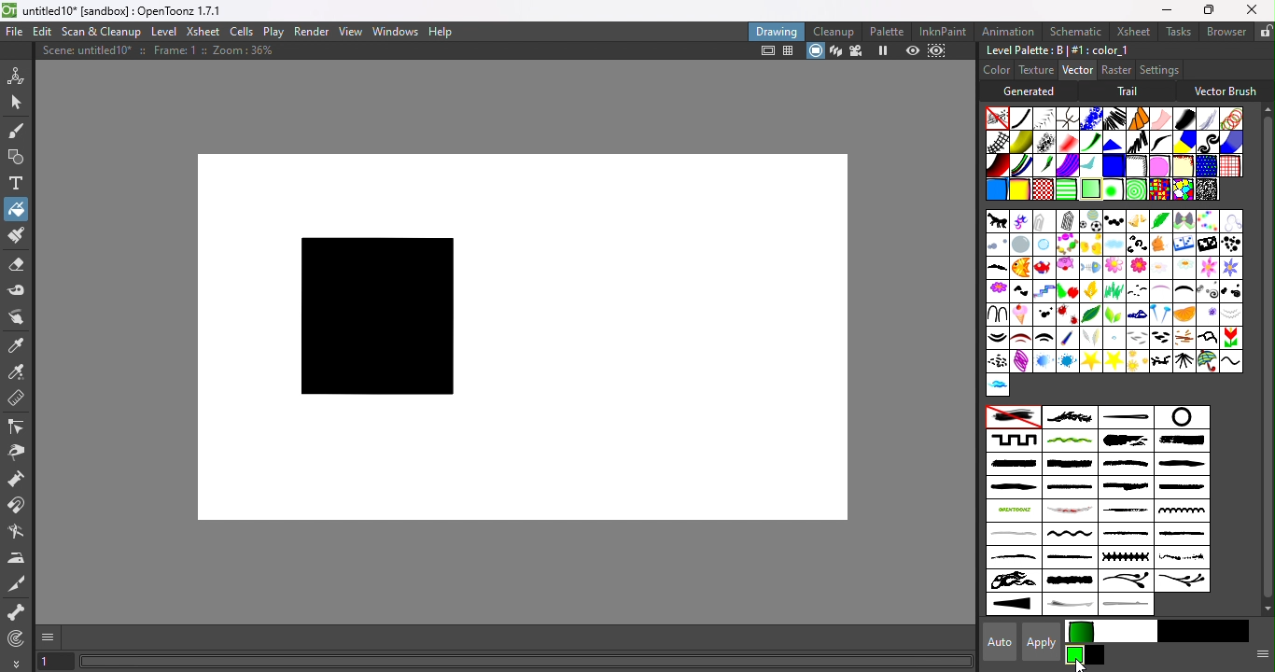  Describe the element at coordinates (17, 371) in the screenshot. I see `RGB picker tool` at that location.